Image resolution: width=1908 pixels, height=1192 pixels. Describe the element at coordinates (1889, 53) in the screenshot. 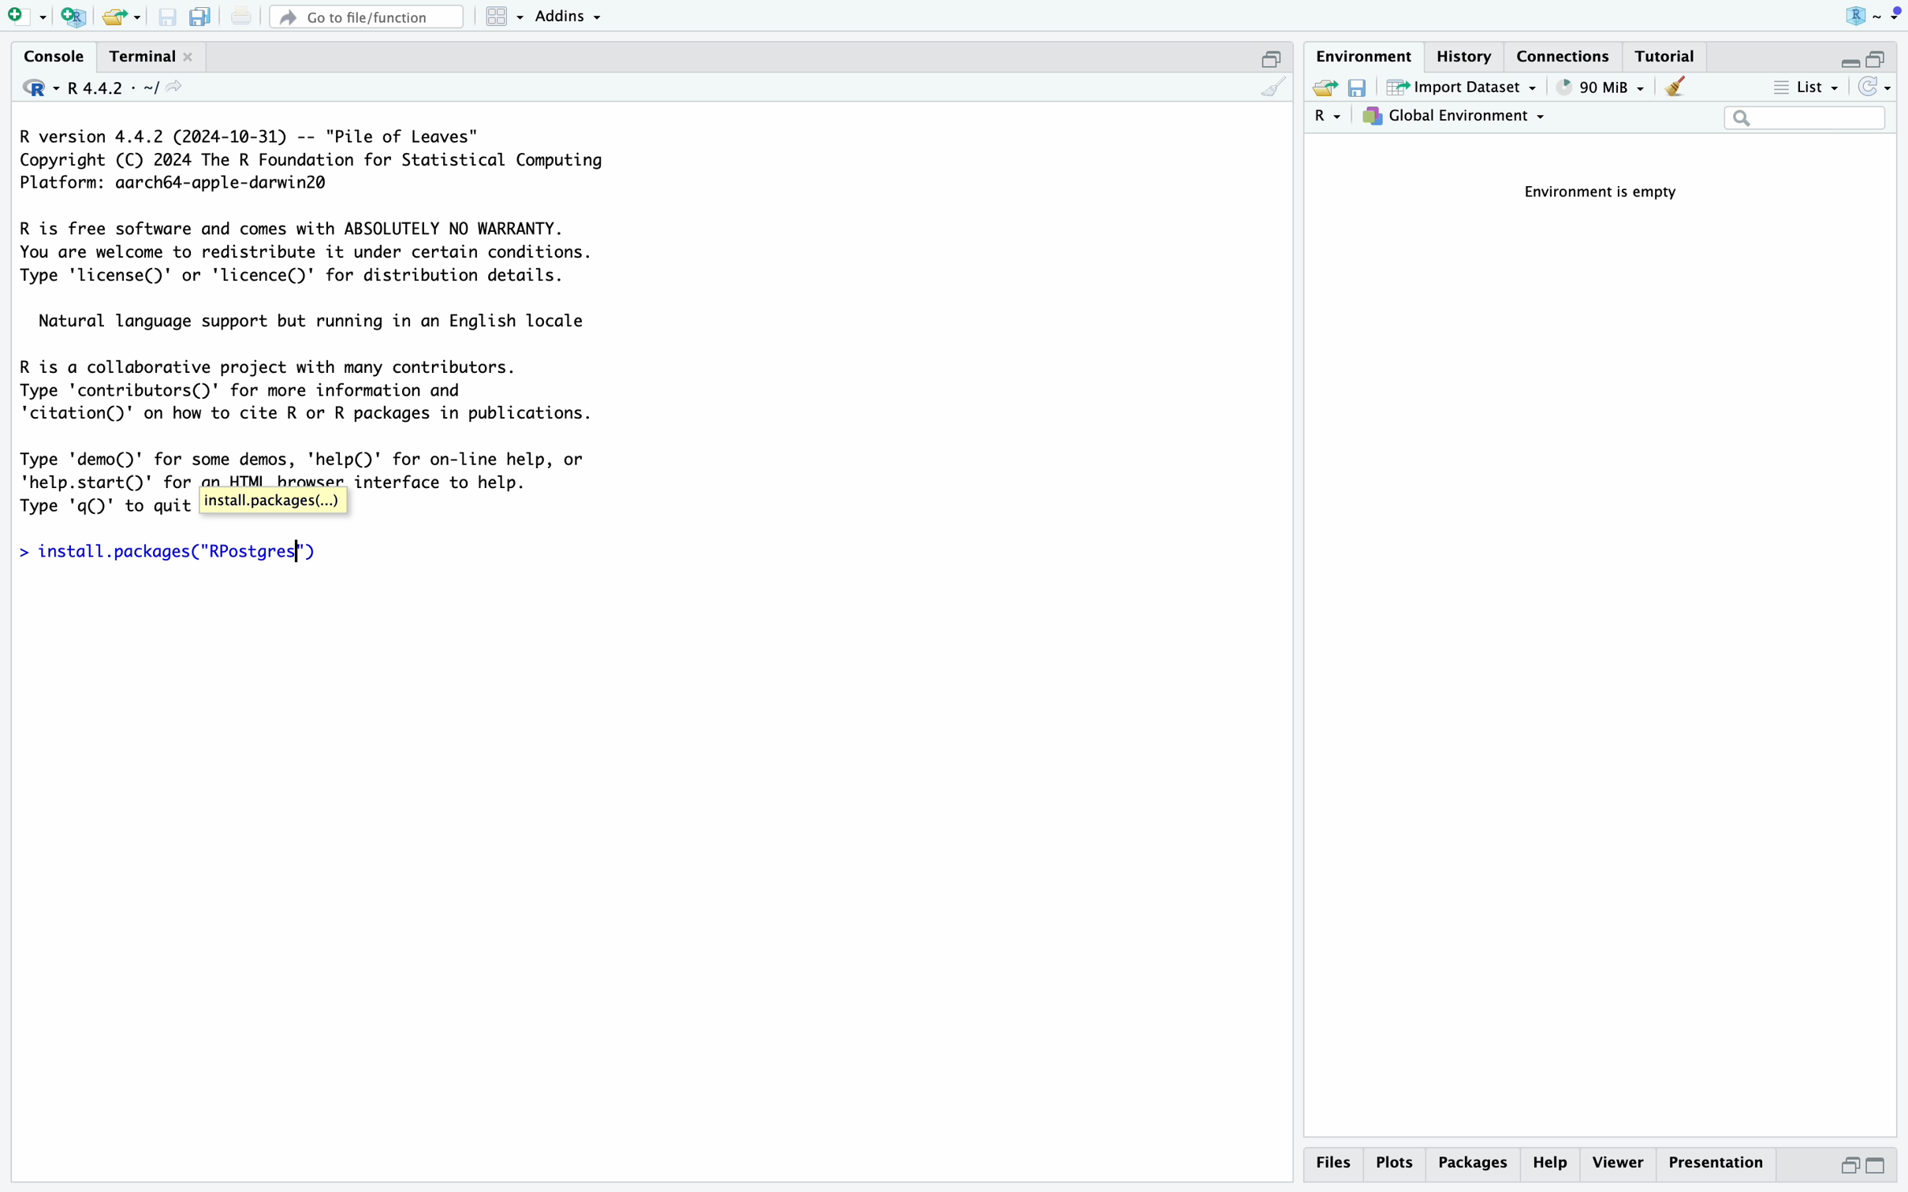

I see `maximize` at that location.